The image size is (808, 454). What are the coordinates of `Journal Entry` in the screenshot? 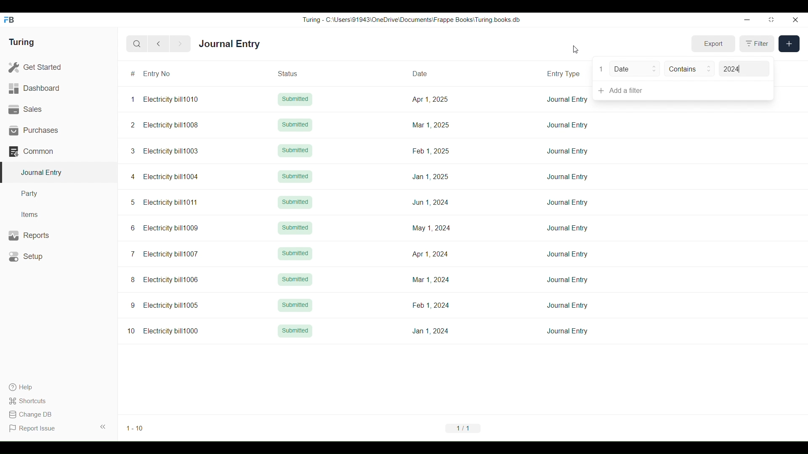 It's located at (568, 228).